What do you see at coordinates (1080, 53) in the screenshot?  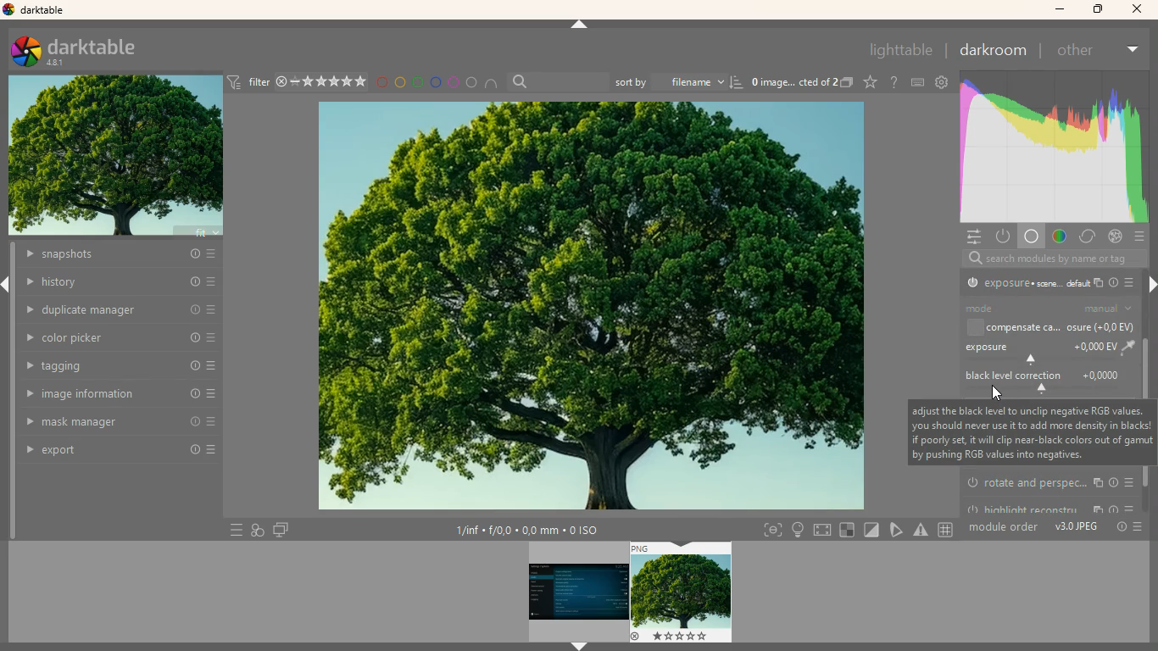 I see `other` at bounding box center [1080, 53].